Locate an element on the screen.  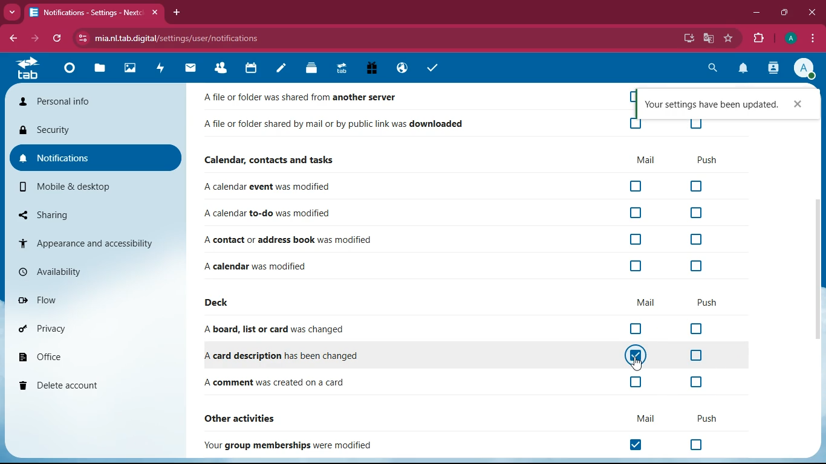
A contact or address book was modified is located at coordinates (287, 239).